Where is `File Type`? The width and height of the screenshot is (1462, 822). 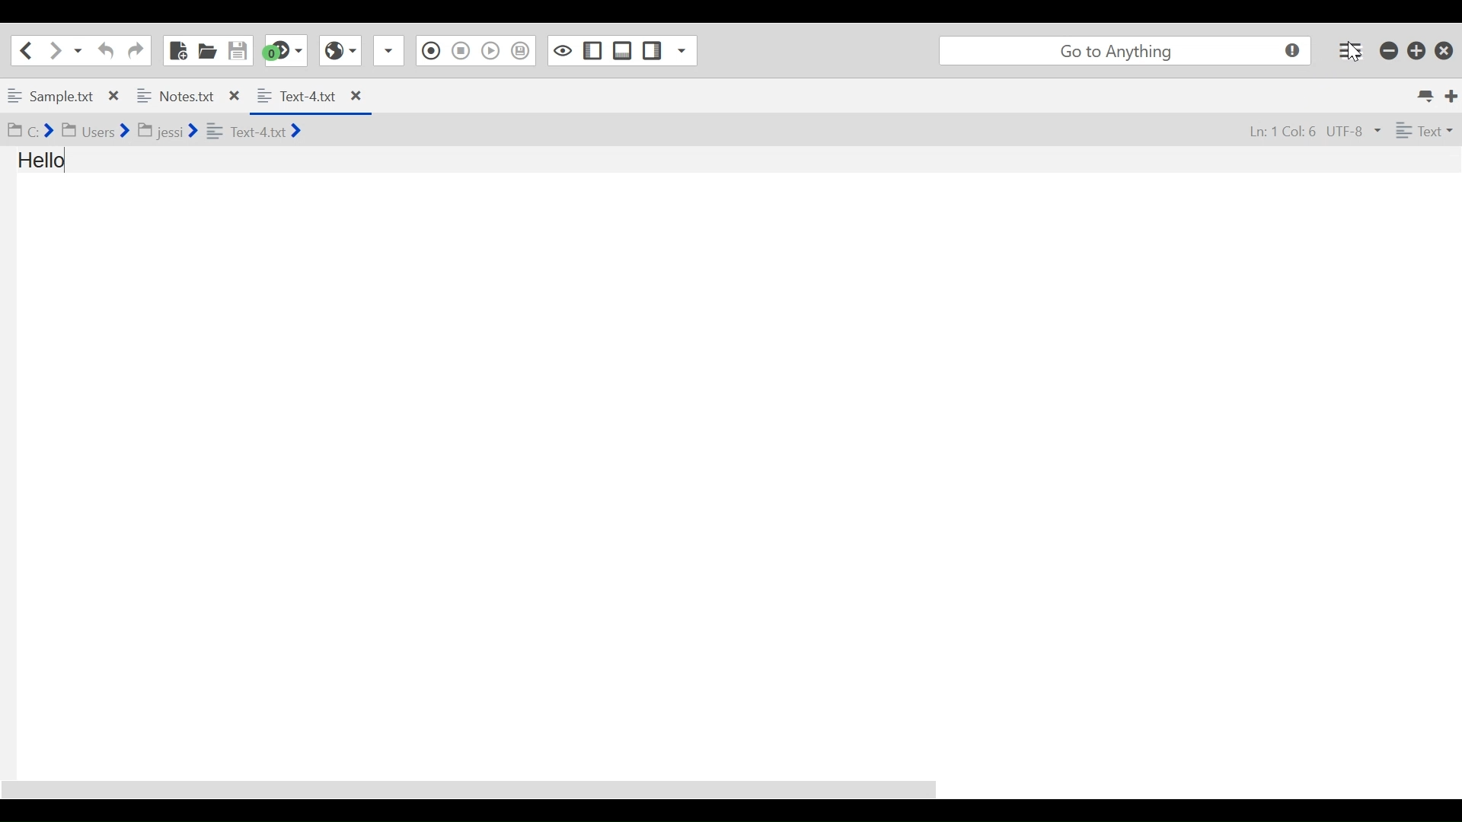 File Type is located at coordinates (1425, 129).